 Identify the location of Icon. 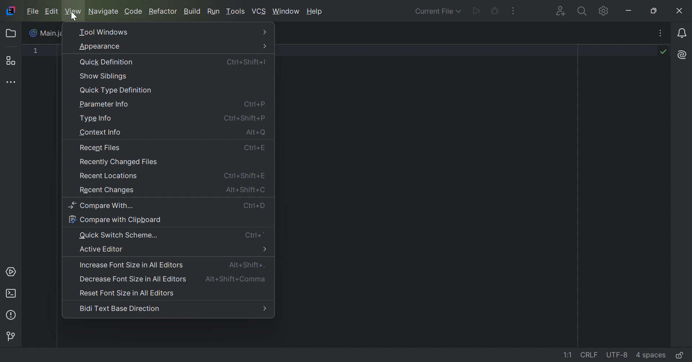
(10, 10).